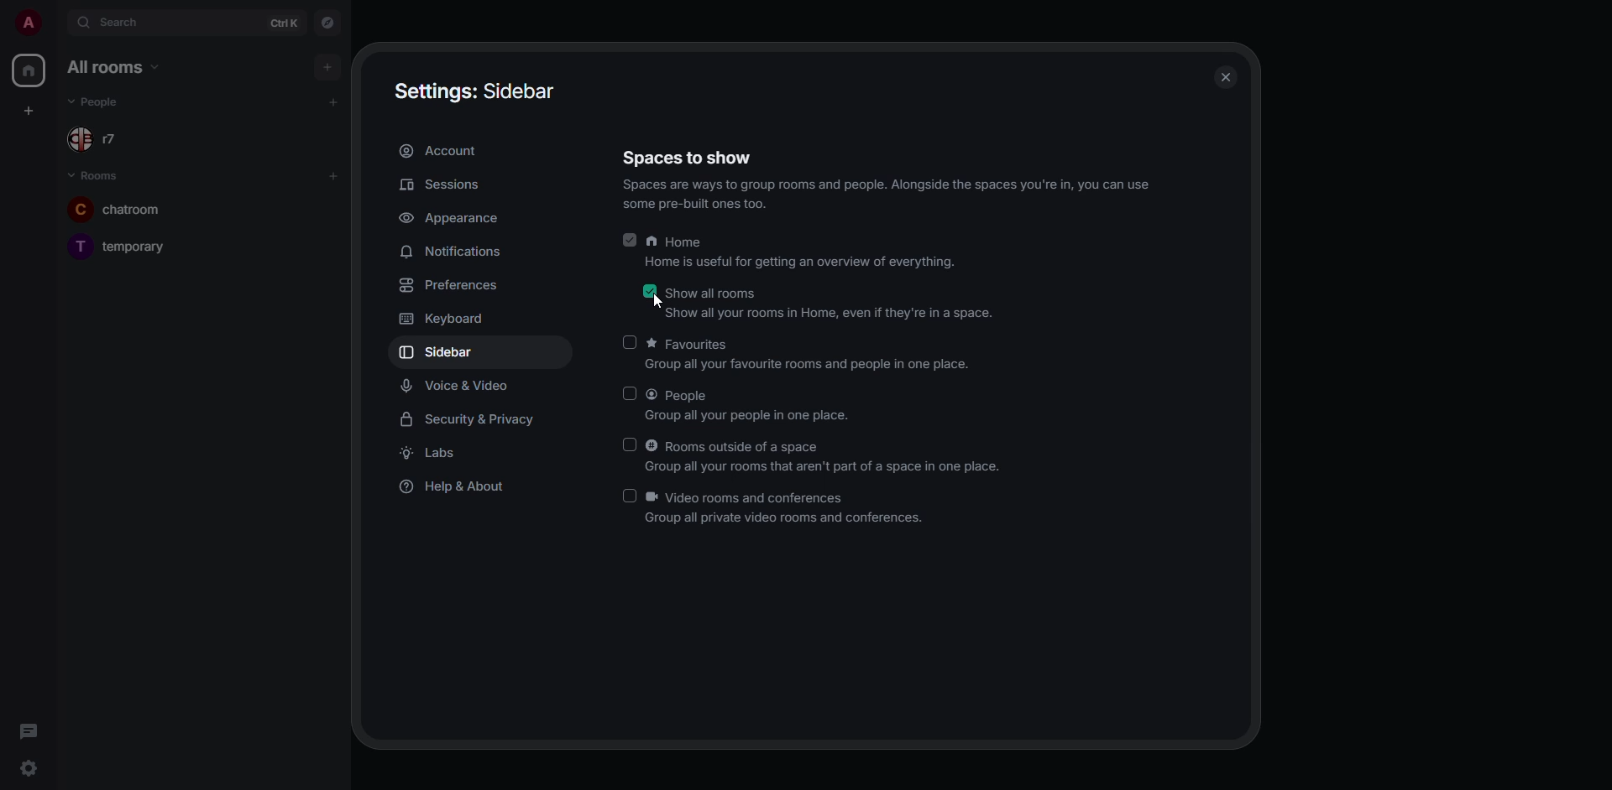 The width and height of the screenshot is (1612, 790). What do you see at coordinates (1224, 75) in the screenshot?
I see `close` at bounding box center [1224, 75].